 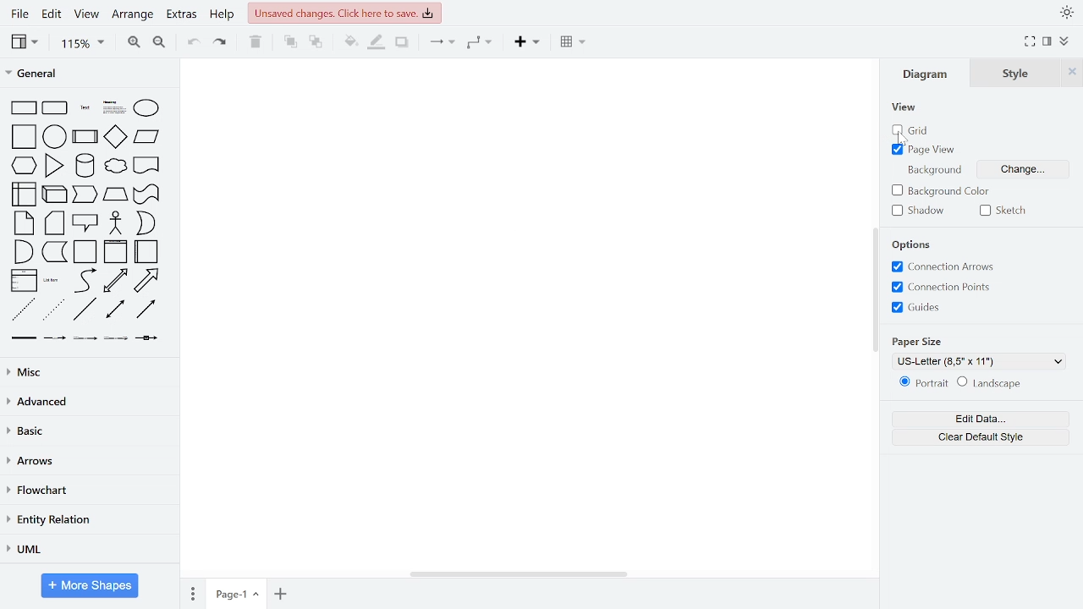 I want to click on to back, so click(x=316, y=42).